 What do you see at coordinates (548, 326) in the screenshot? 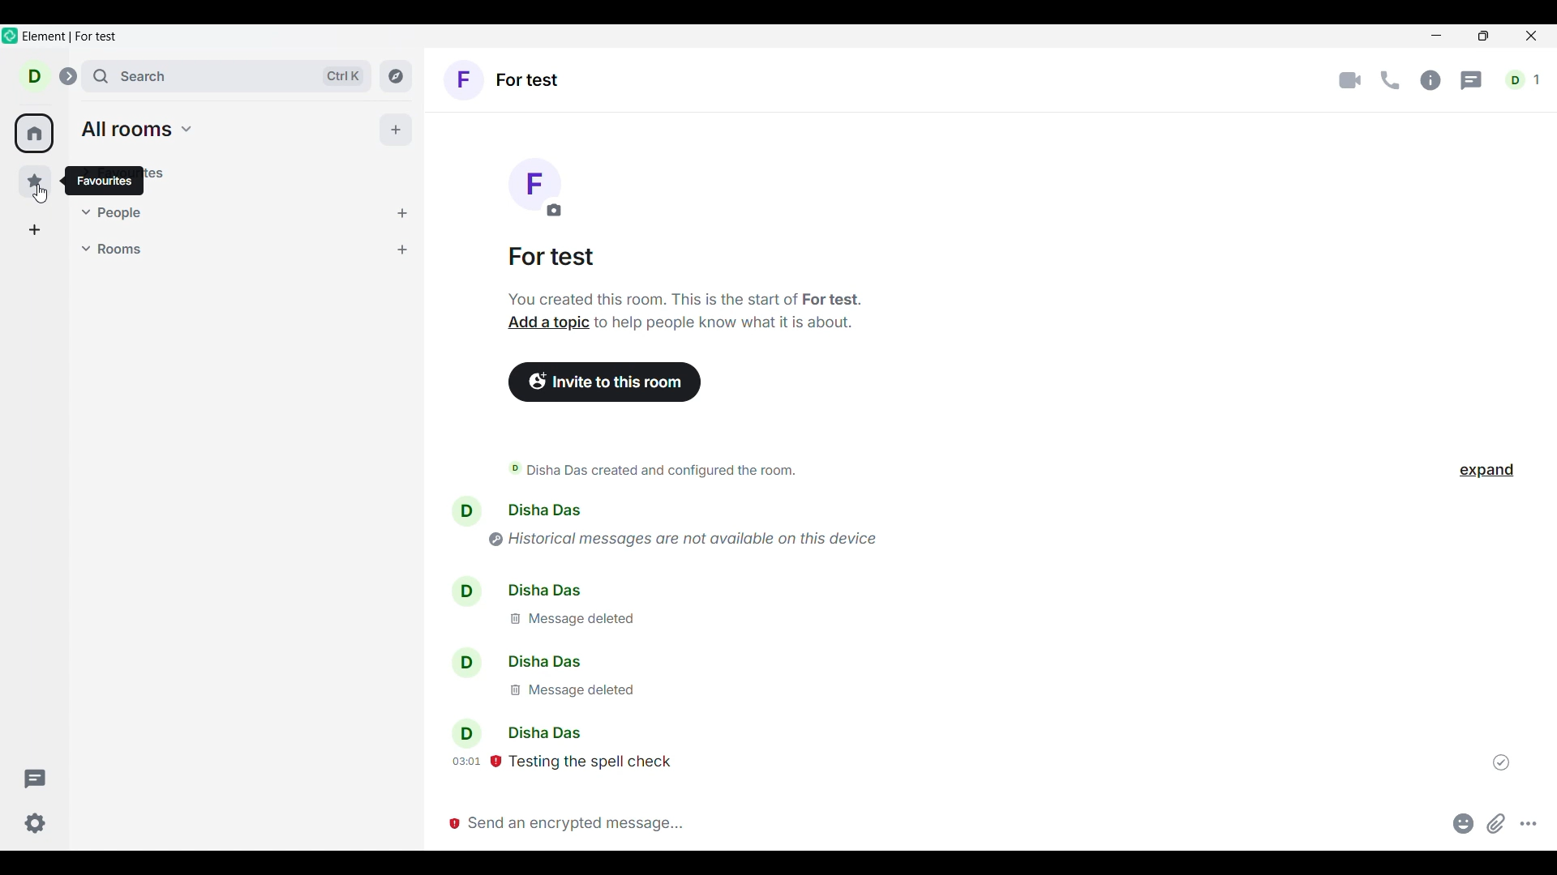
I see `add a topic` at bounding box center [548, 326].